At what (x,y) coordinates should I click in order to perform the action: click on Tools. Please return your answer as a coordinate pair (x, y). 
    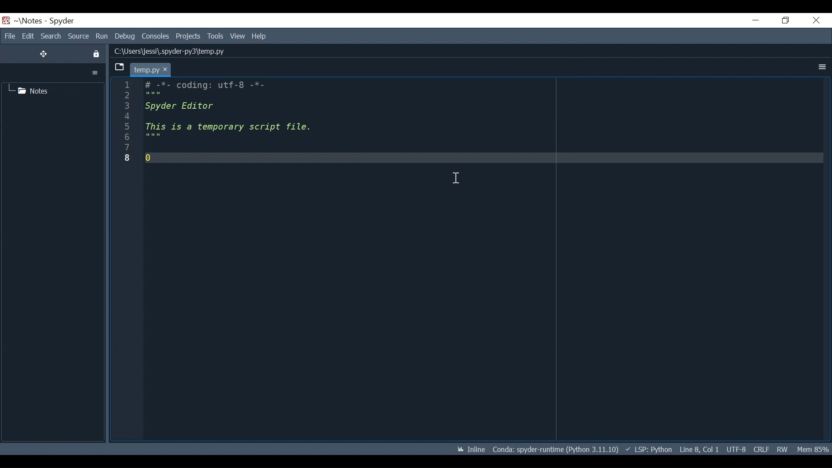
    Looking at the image, I should click on (215, 36).